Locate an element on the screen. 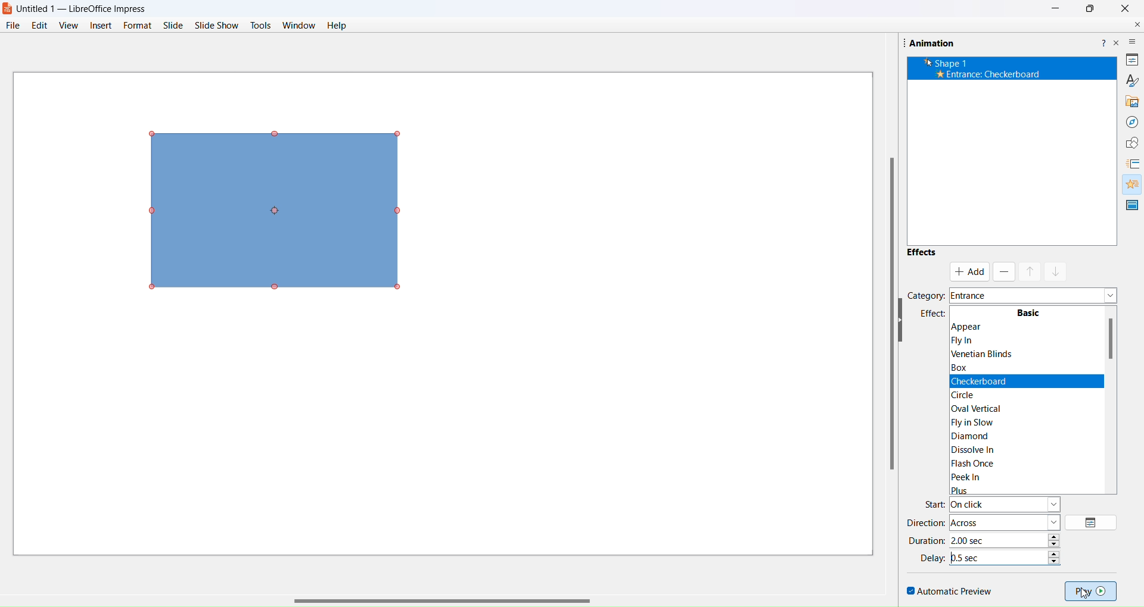  scroll bar is located at coordinates (442, 595).